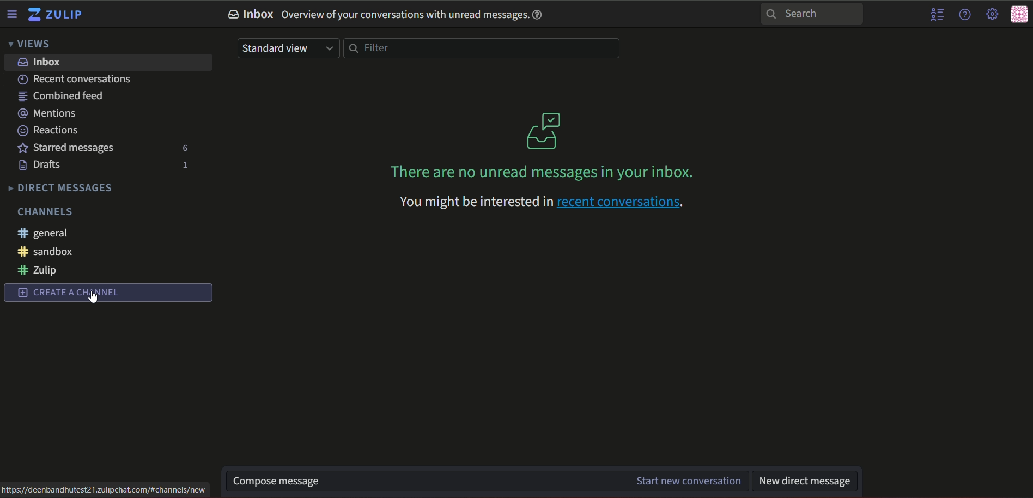 The width and height of the screenshot is (1033, 498). Describe the element at coordinates (288, 49) in the screenshot. I see `standard view` at that location.